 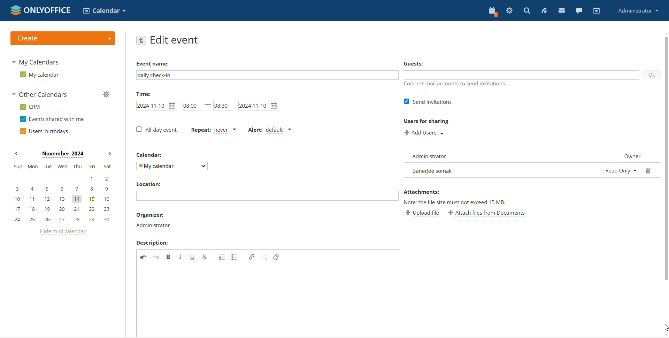 What do you see at coordinates (214, 131) in the screenshot?
I see `event repetition` at bounding box center [214, 131].